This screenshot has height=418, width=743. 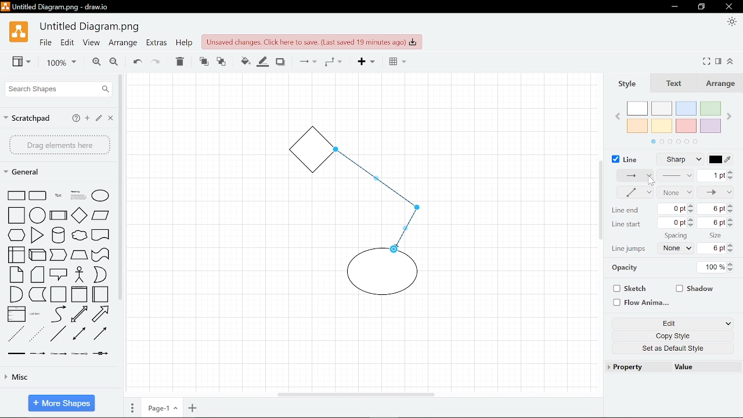 What do you see at coordinates (684, 368) in the screenshot?
I see `Value` at bounding box center [684, 368].